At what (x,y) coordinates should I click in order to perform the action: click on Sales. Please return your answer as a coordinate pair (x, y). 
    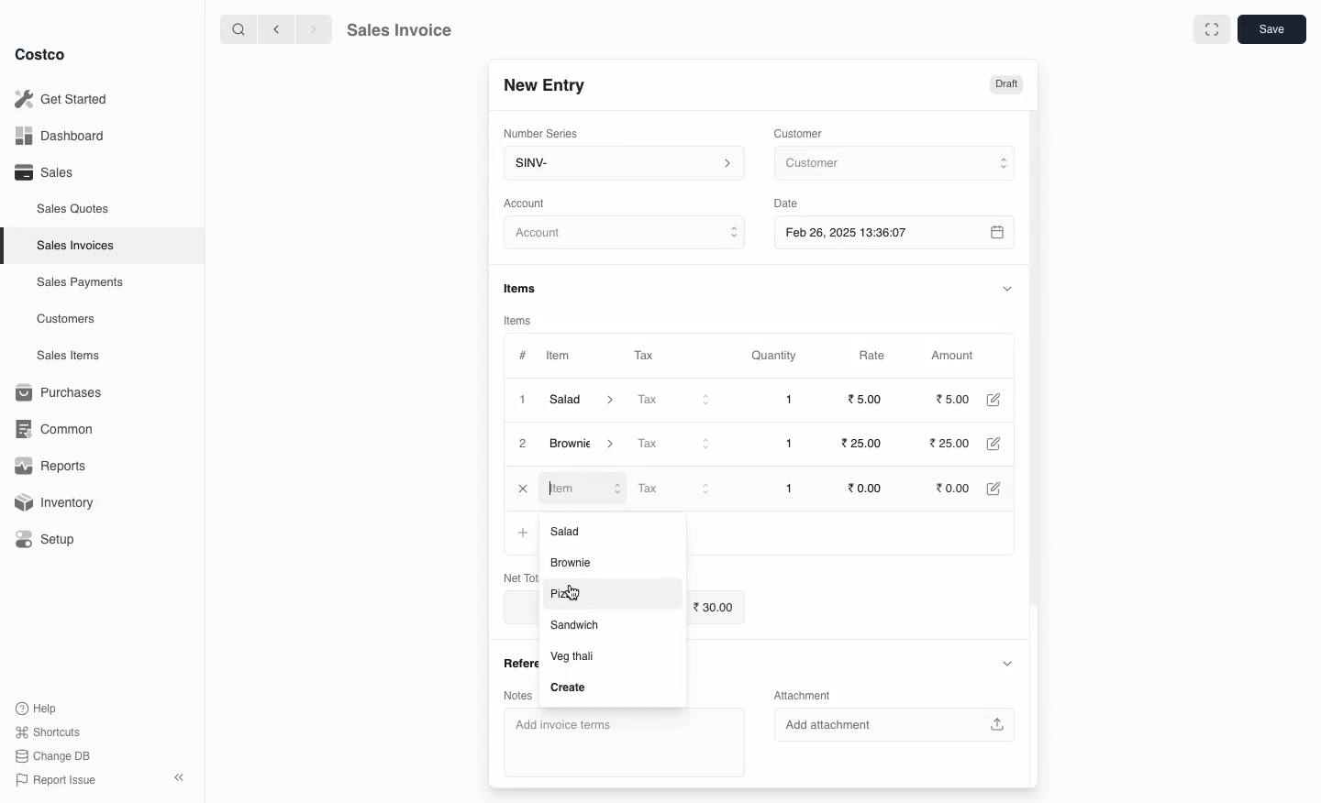
    Looking at the image, I should click on (43, 172).